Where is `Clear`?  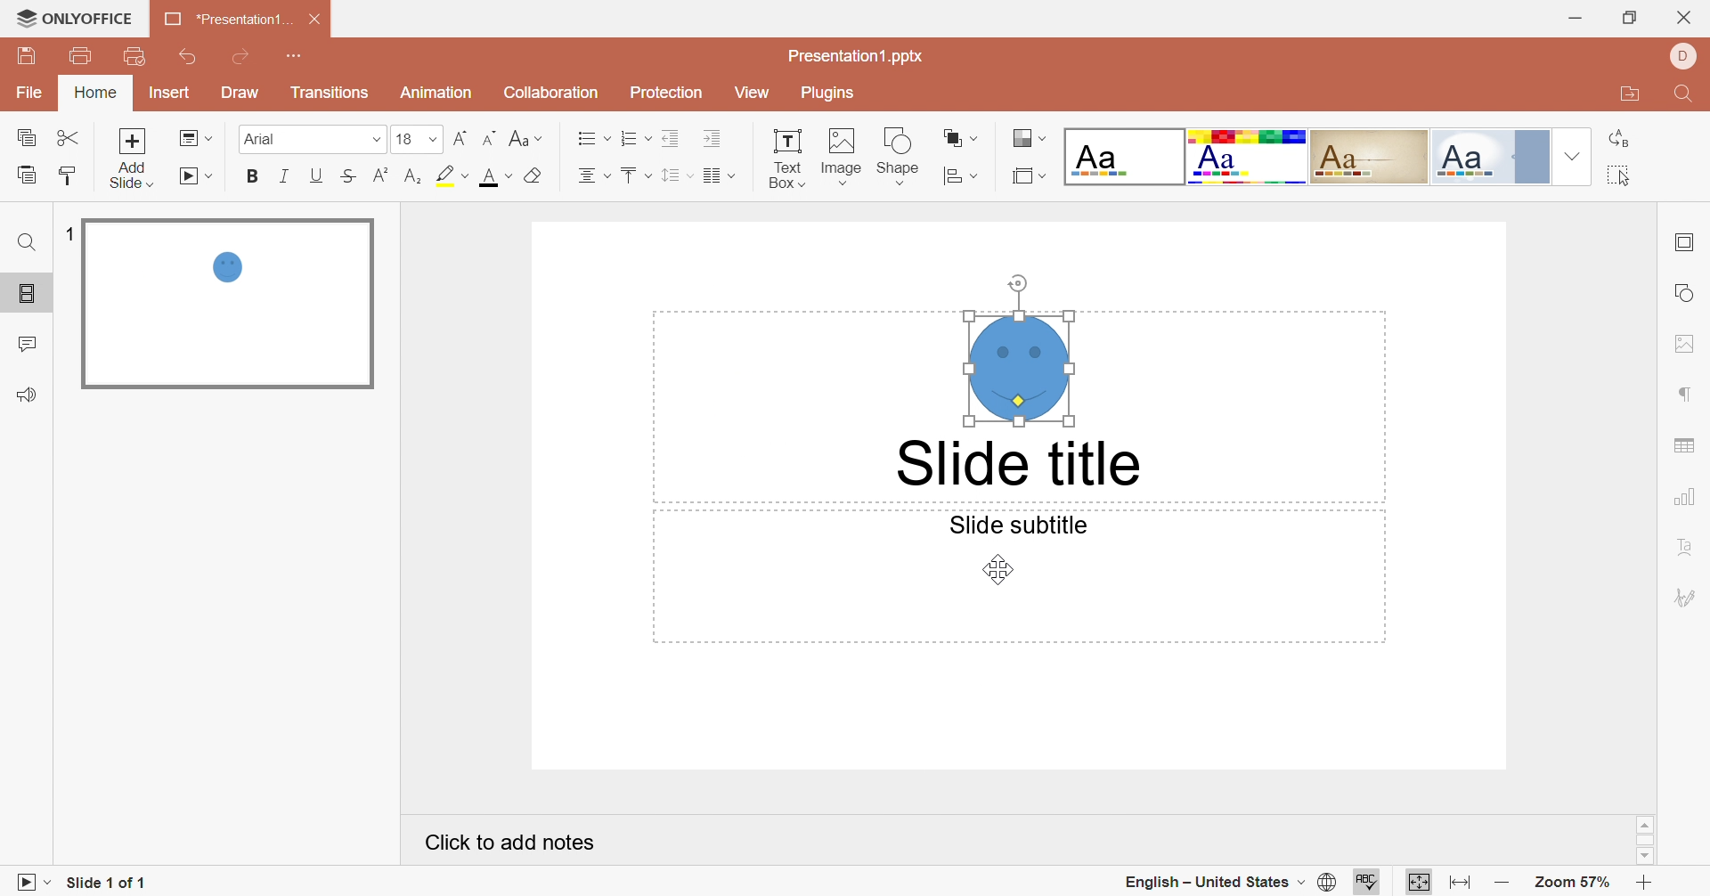
Clear is located at coordinates (533, 177).